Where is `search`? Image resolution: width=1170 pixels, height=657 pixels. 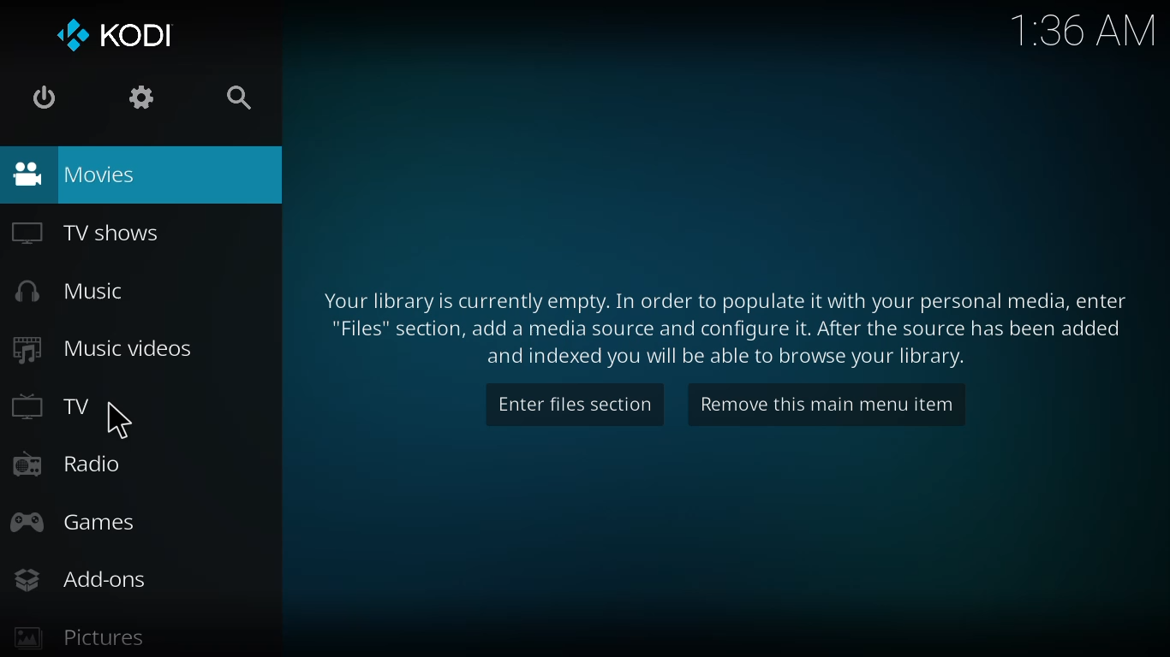
search is located at coordinates (231, 98).